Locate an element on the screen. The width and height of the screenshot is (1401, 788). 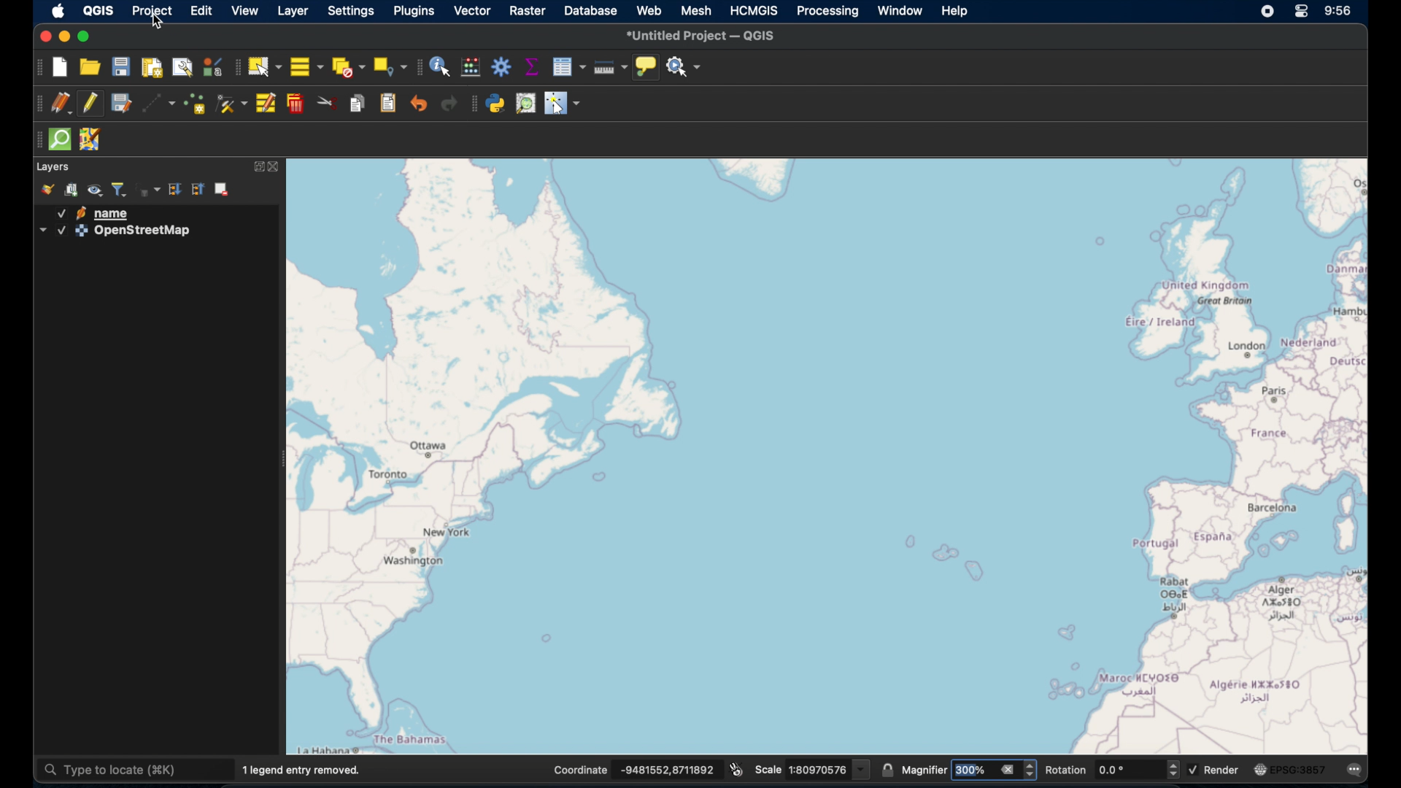
plugin toolbar is located at coordinates (473, 105).